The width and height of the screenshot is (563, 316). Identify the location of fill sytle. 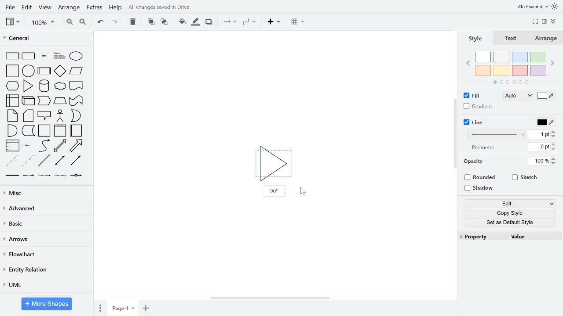
(517, 96).